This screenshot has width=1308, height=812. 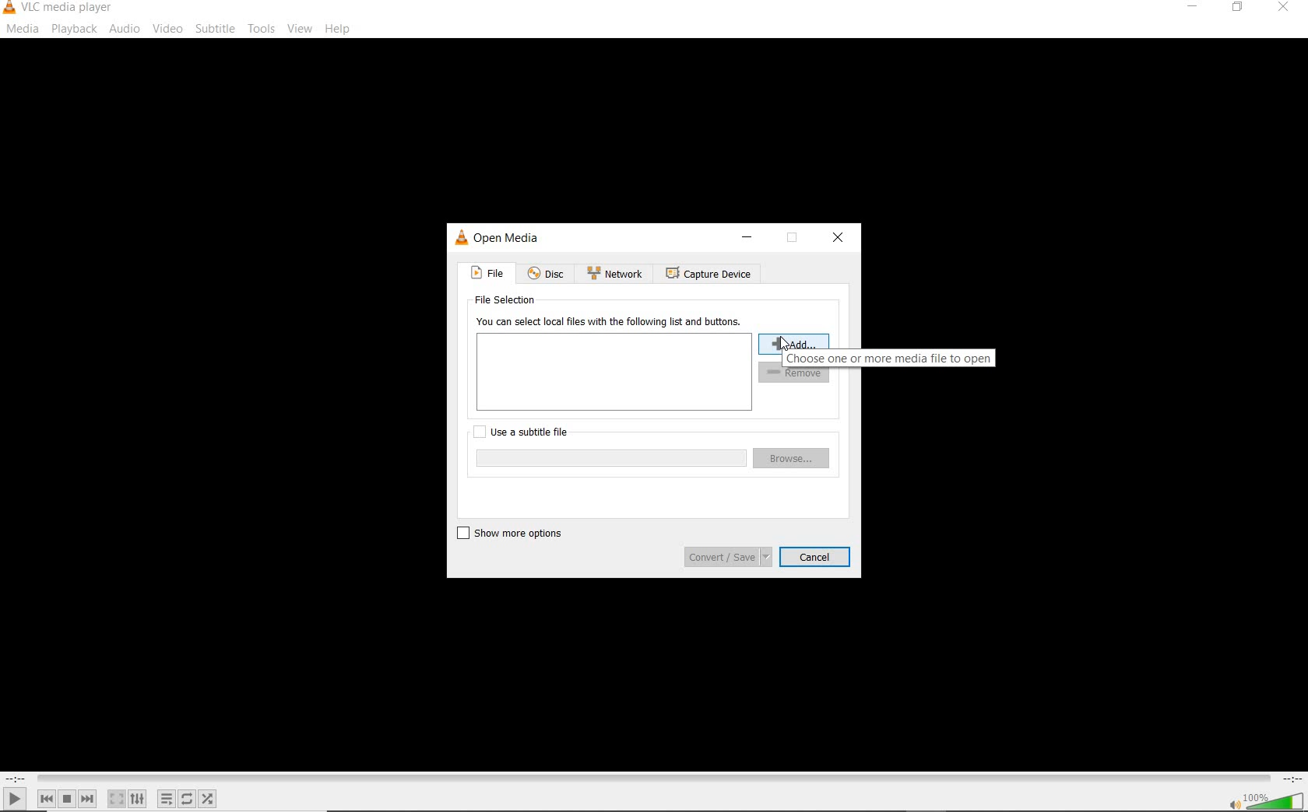 I want to click on show more options, so click(x=515, y=533).